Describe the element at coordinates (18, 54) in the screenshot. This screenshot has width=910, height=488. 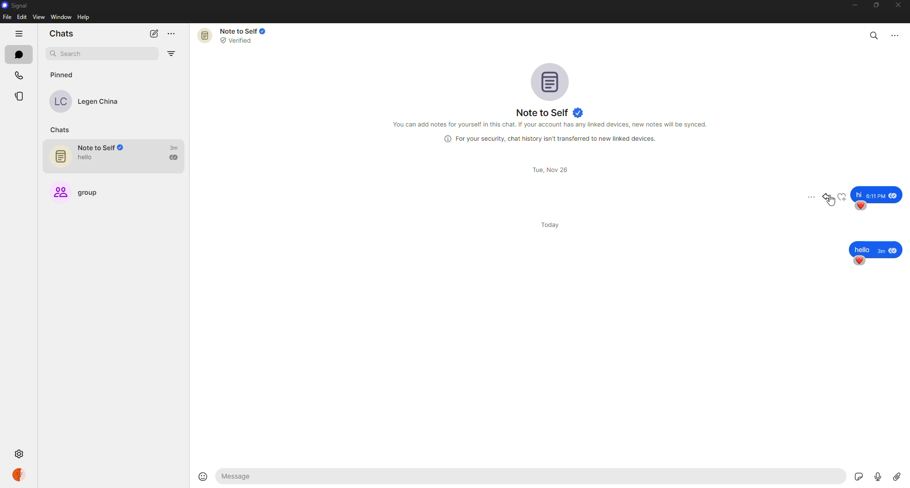
I see `chats` at that location.